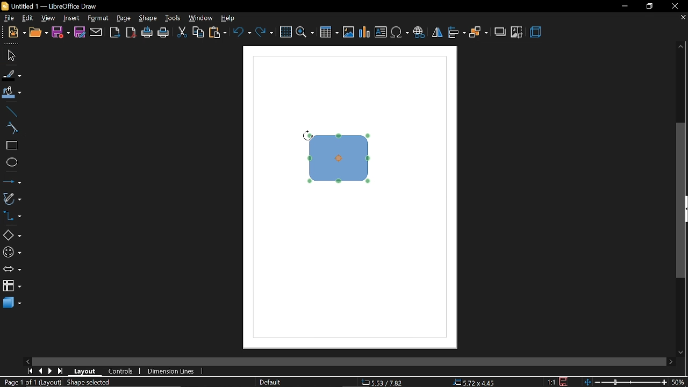  Describe the element at coordinates (71, 19) in the screenshot. I see `insert` at that location.